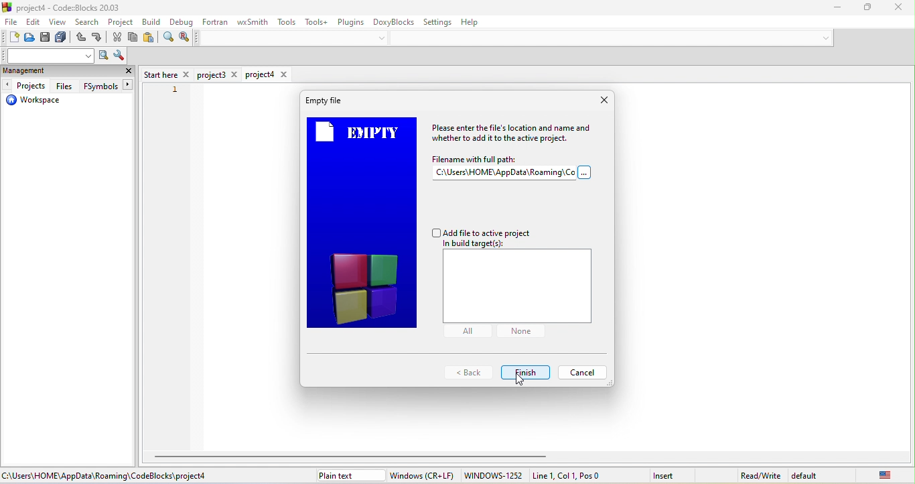  What do you see at coordinates (267, 74) in the screenshot?
I see `project4` at bounding box center [267, 74].